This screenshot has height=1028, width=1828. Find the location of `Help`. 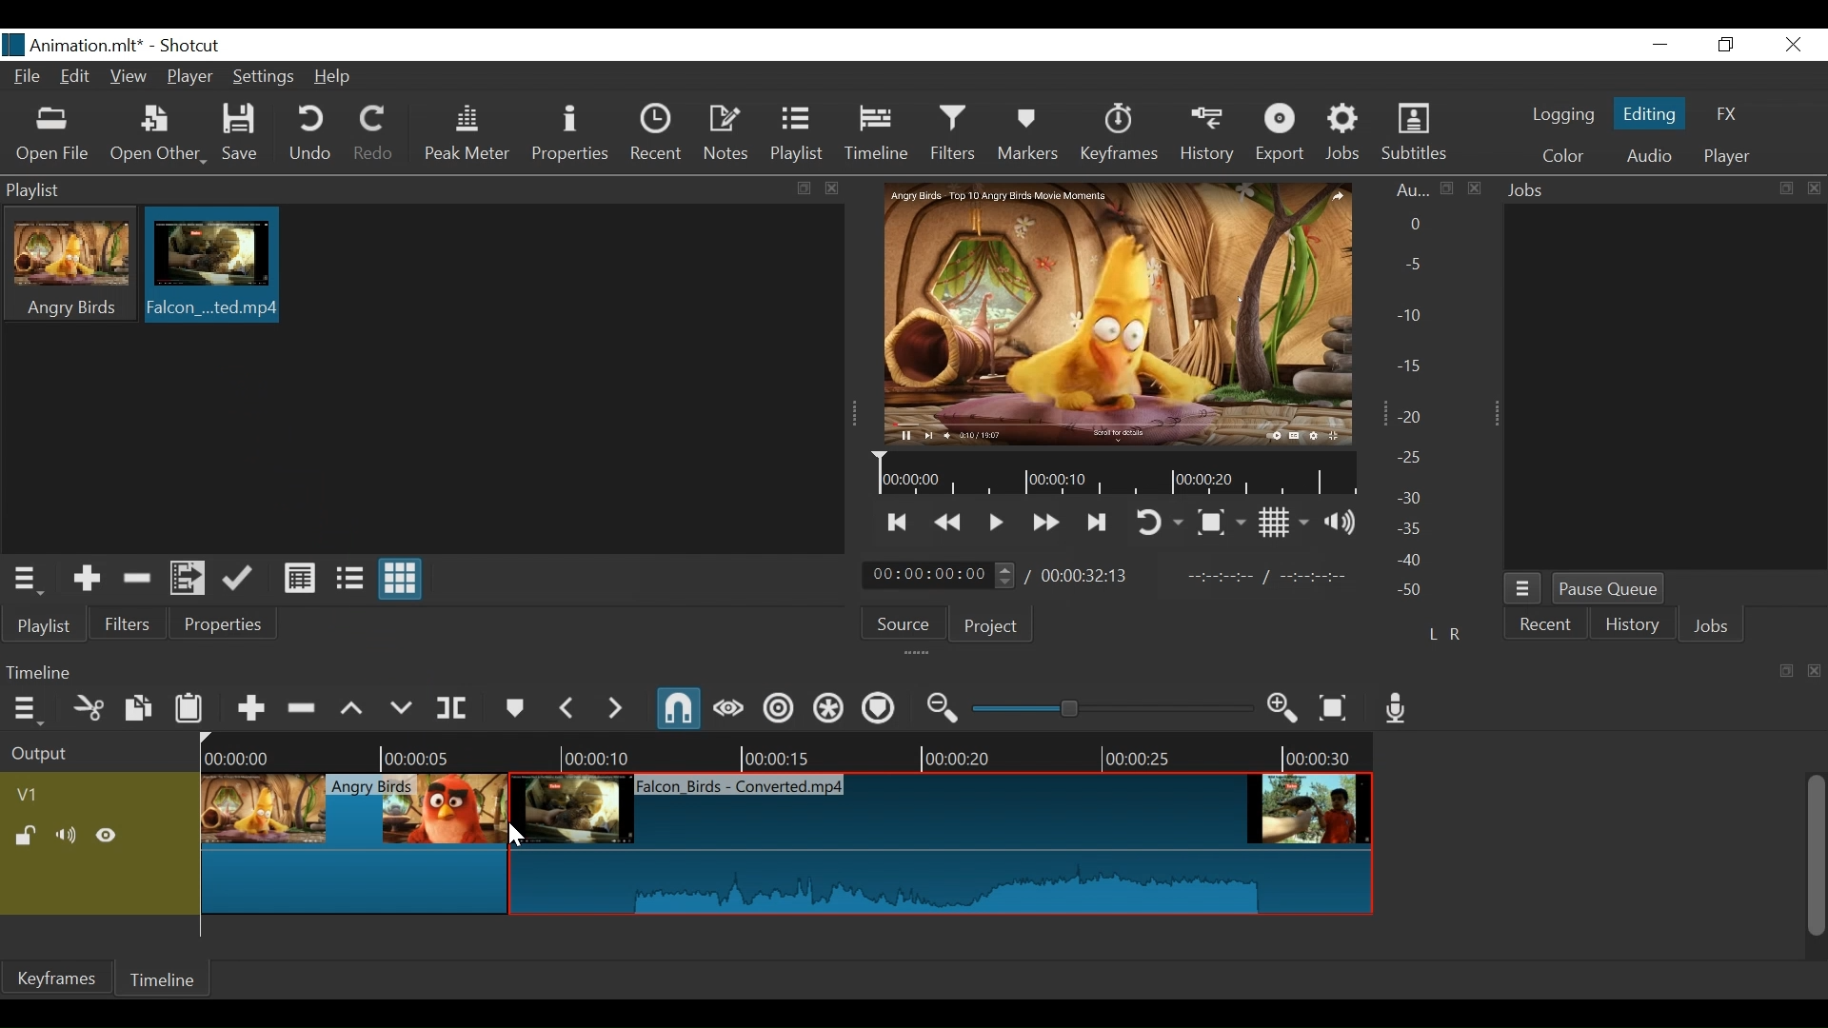

Help is located at coordinates (333, 77).